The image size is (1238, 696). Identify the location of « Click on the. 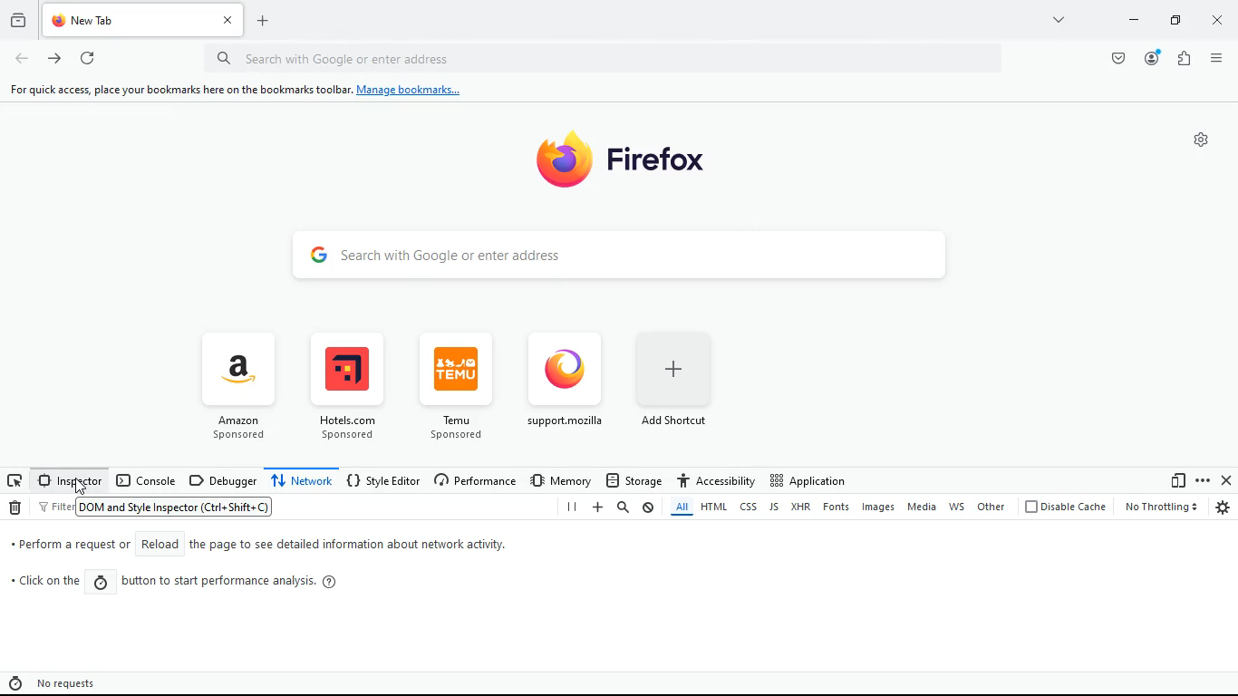
(47, 585).